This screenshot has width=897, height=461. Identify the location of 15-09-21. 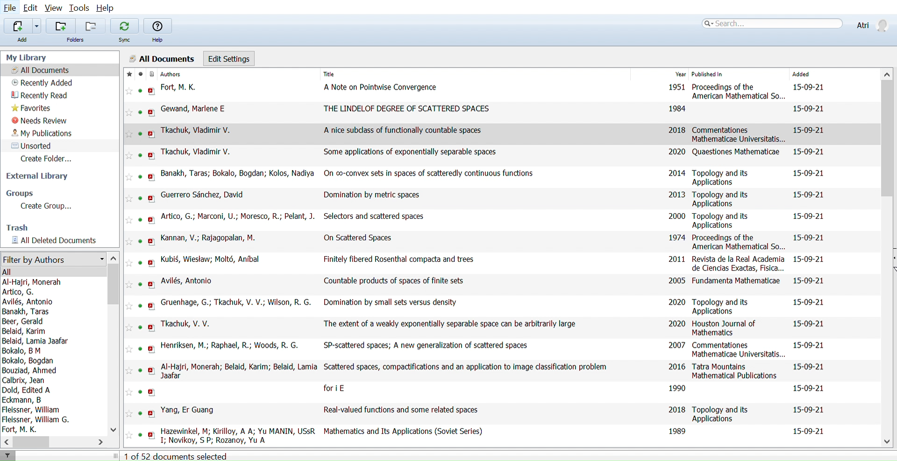
(809, 302).